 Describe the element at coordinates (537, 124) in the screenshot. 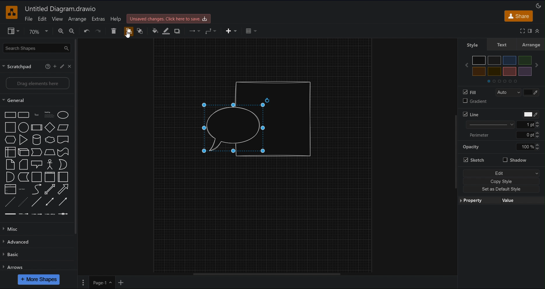

I see `Increase/Decrease line thickness` at that location.